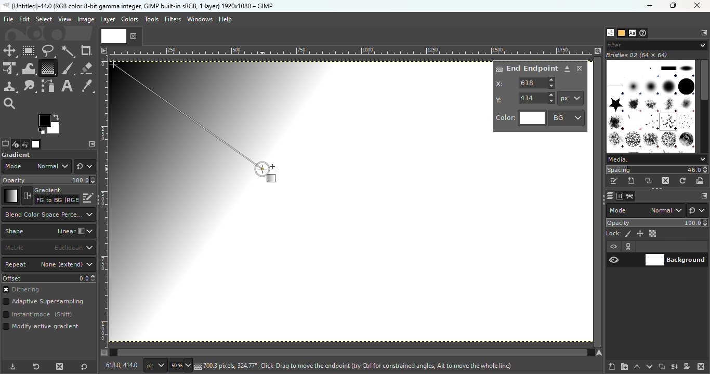 The image size is (710, 374). What do you see at coordinates (107, 20) in the screenshot?
I see `Layer` at bounding box center [107, 20].